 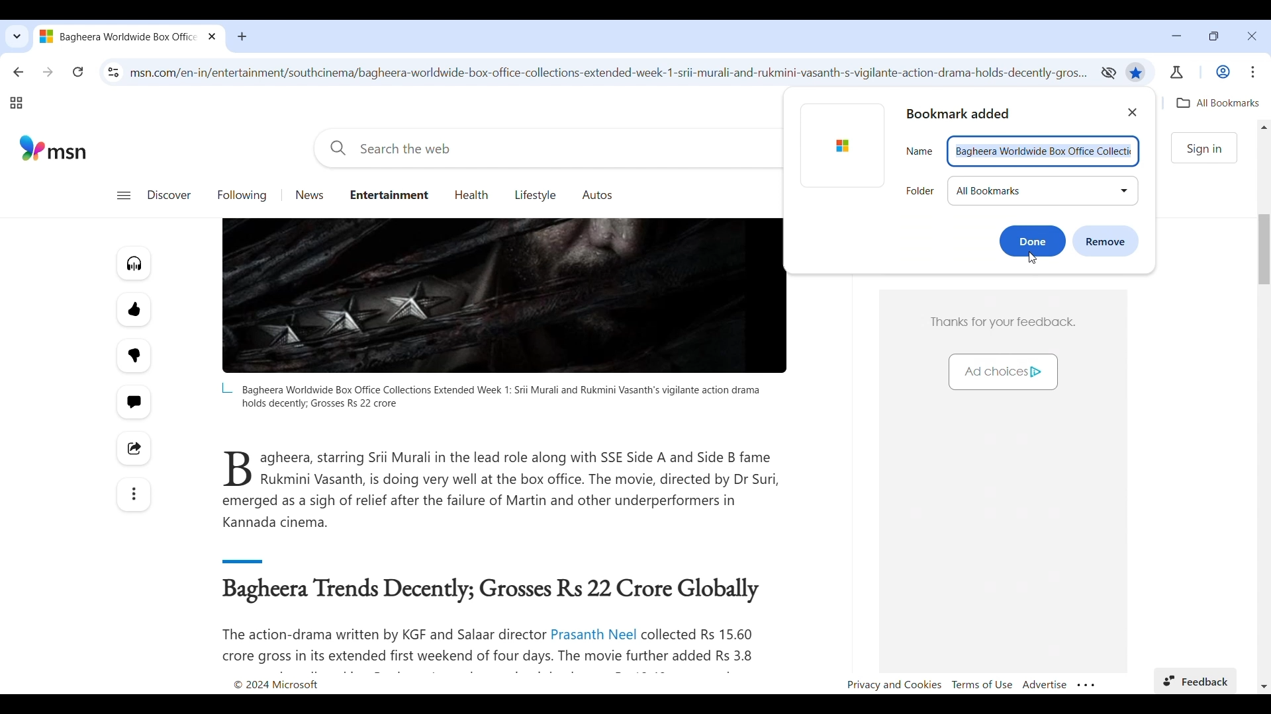 I want to click on Close tab, so click(x=213, y=36).